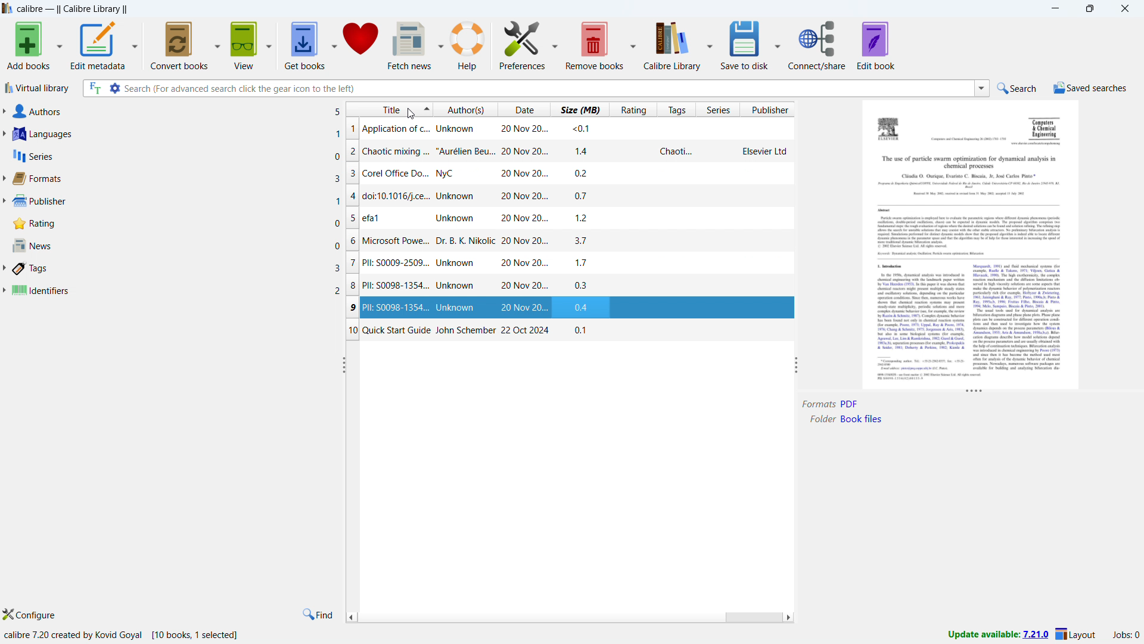  What do you see at coordinates (353, 195) in the screenshot?
I see `4` at bounding box center [353, 195].